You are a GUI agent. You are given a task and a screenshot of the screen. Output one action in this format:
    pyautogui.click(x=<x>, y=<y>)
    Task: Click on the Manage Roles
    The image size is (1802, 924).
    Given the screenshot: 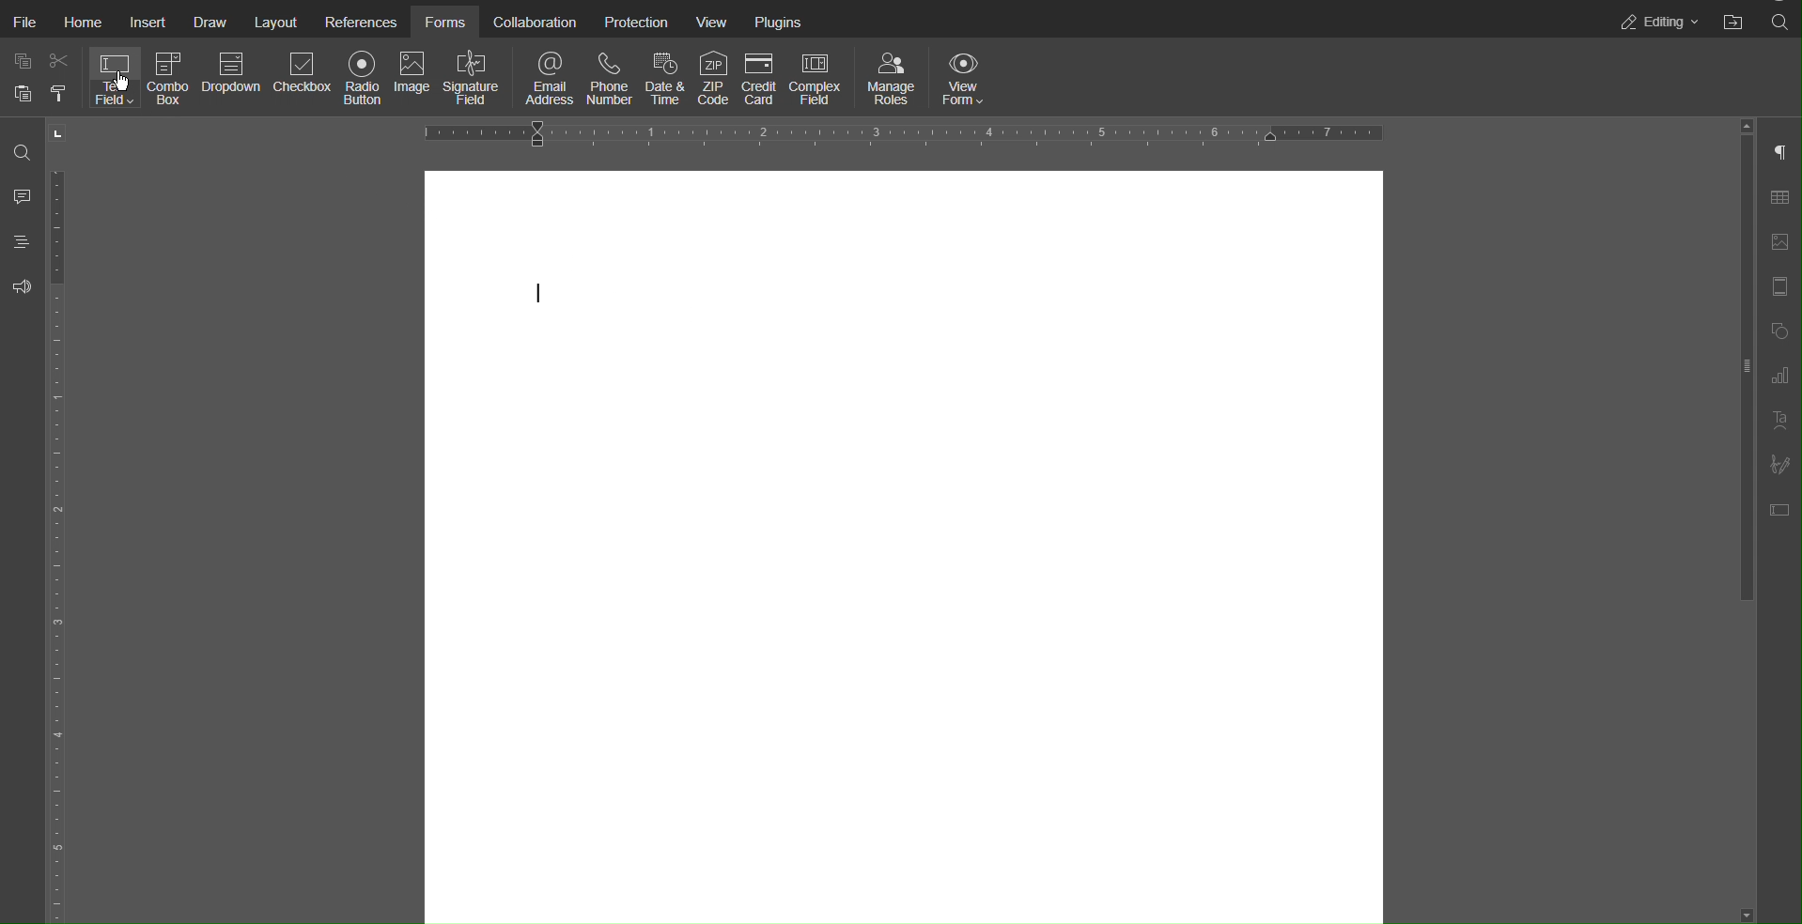 What is the action you would take?
    pyautogui.click(x=892, y=78)
    